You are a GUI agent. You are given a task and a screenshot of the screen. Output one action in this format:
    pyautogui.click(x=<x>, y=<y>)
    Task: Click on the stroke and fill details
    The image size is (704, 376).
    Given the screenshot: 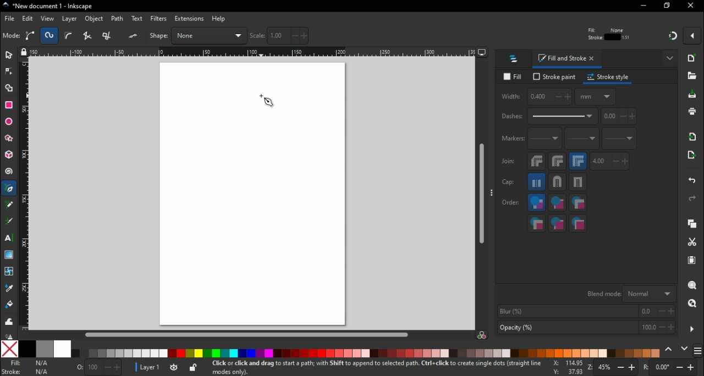 What is the action you would take?
    pyautogui.click(x=608, y=34)
    